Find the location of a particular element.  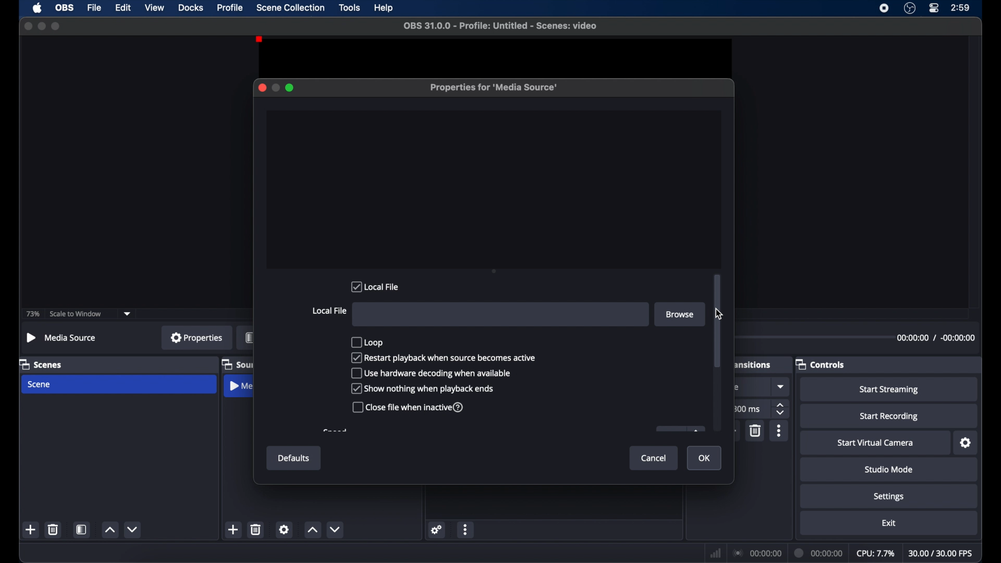

browse is located at coordinates (679, 314).